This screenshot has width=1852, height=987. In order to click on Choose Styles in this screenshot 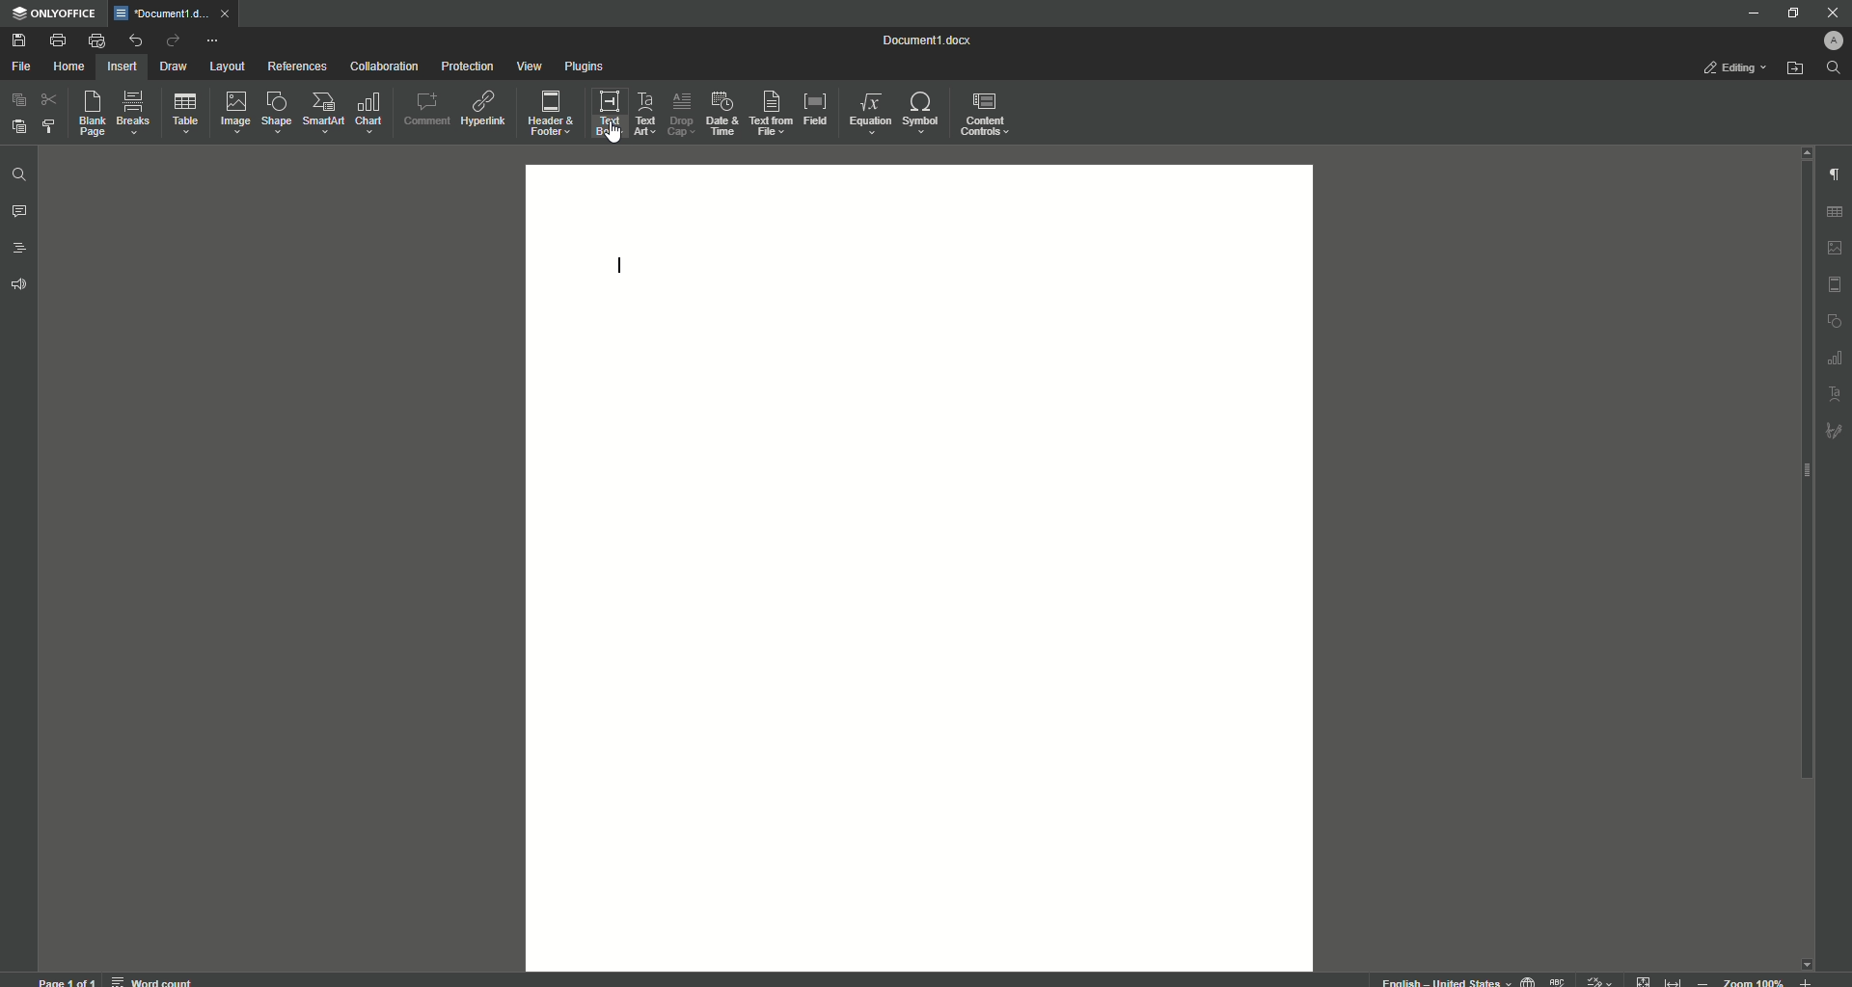, I will do `click(50, 125)`.